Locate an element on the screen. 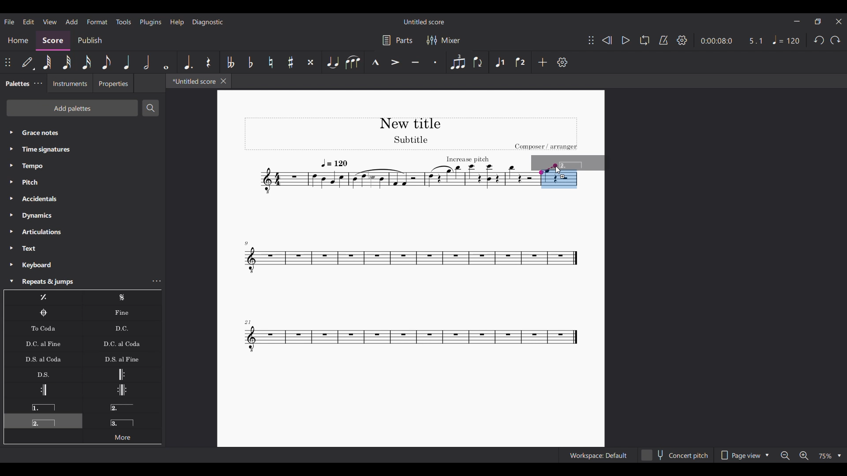 This screenshot has width=847, height=476. To Coda is located at coordinates (43, 328).